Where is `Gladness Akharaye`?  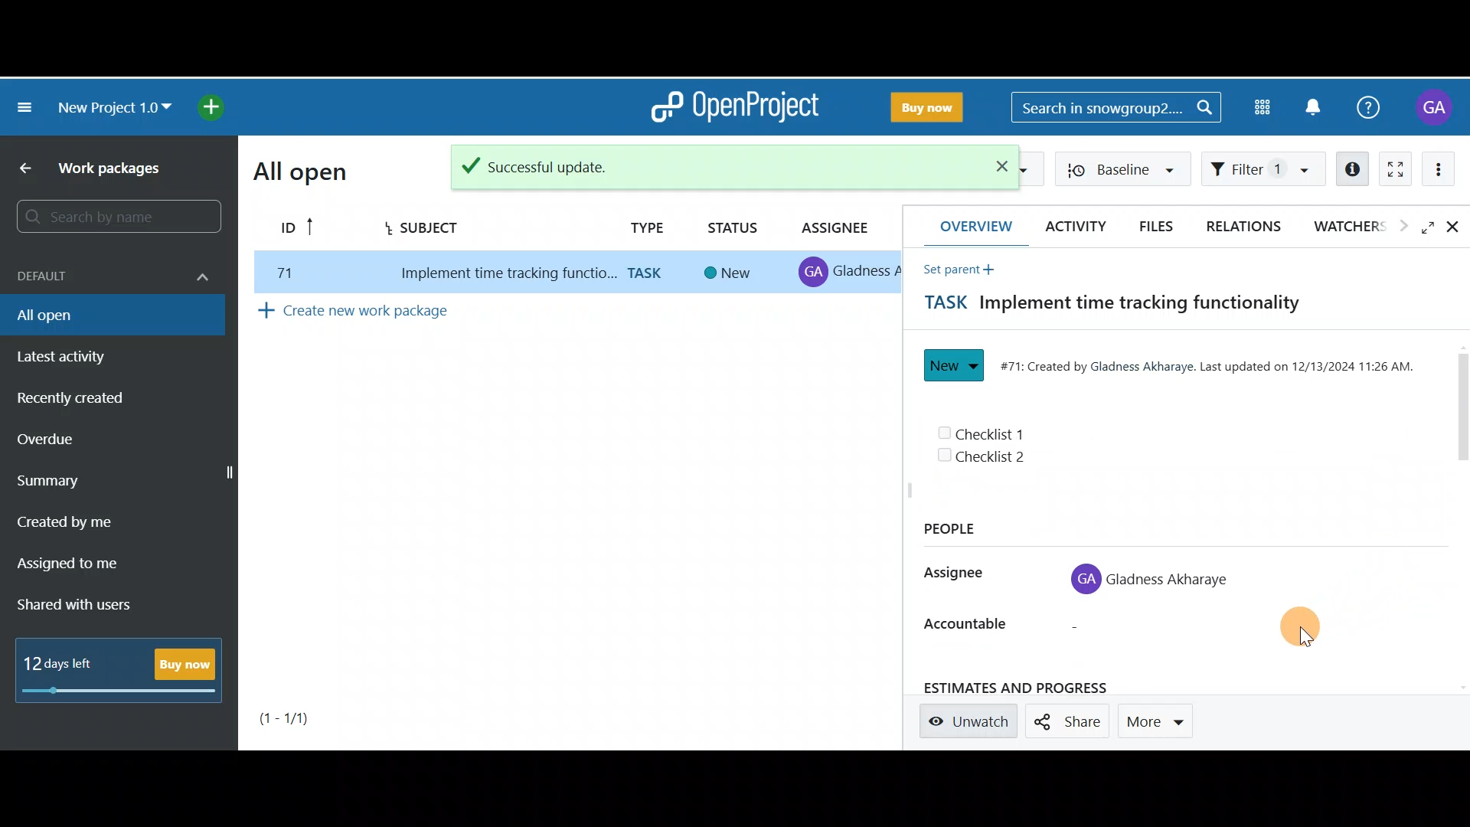
Gladness Akharaye is located at coordinates (1171, 580).